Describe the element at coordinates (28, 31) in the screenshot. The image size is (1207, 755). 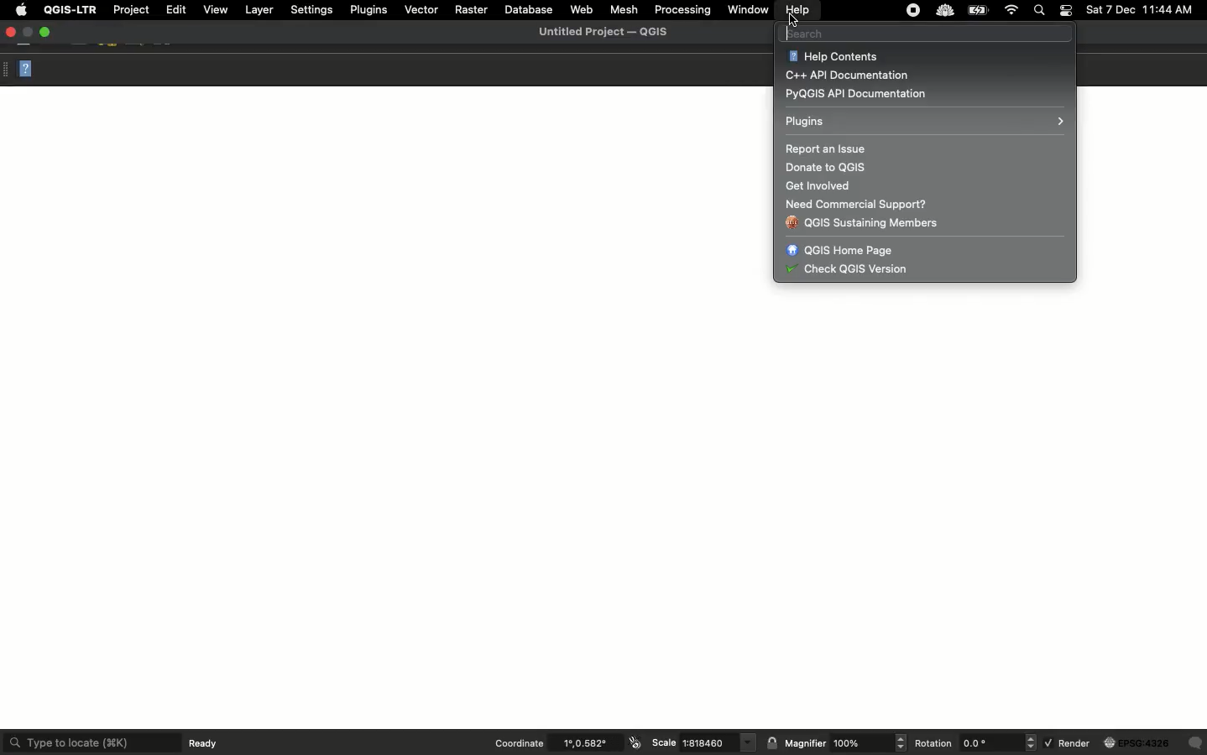
I see `Restore` at that location.